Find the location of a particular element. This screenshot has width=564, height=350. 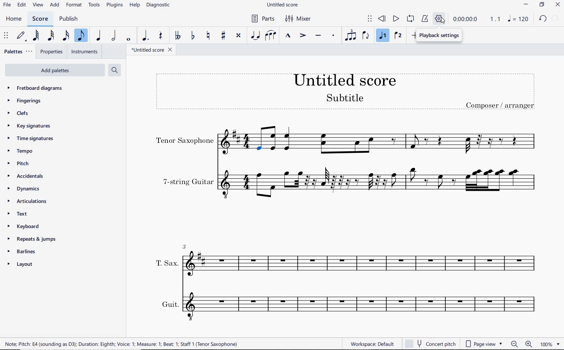

SEARCH PALETTES is located at coordinates (114, 70).